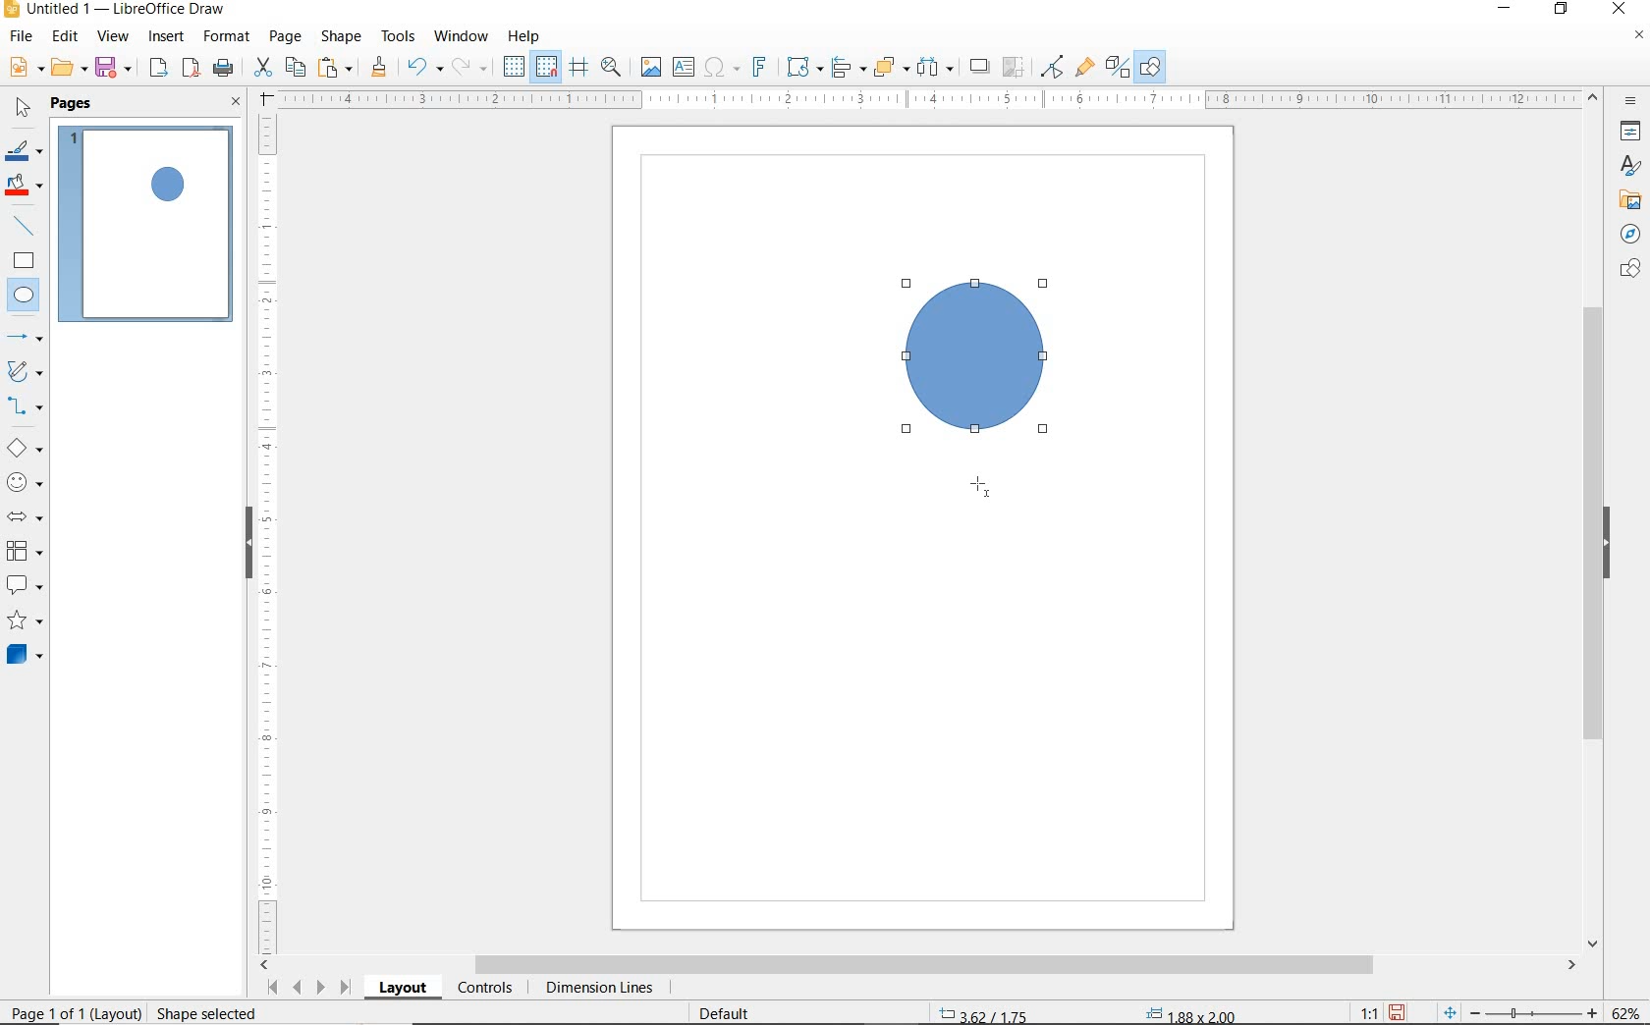  I want to click on BLOCK ARROWS, so click(24, 513).